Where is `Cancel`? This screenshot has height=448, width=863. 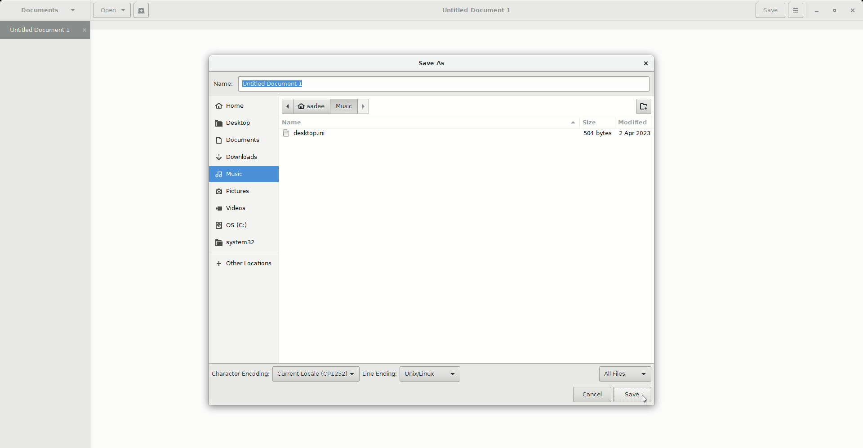 Cancel is located at coordinates (591, 393).